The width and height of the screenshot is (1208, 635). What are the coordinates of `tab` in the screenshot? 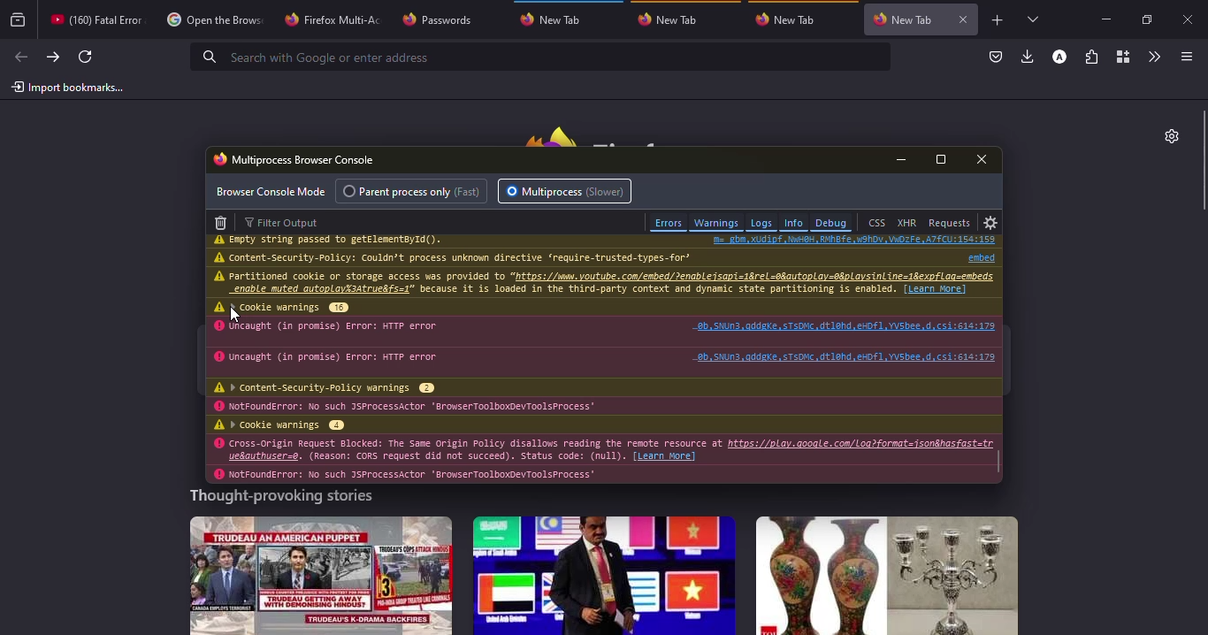 It's located at (94, 19).